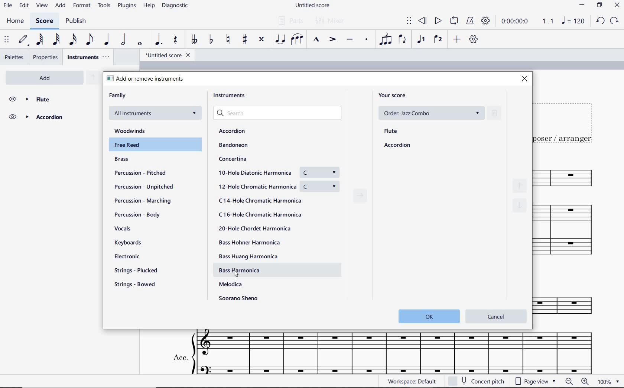 This screenshot has height=388, width=624. Describe the element at coordinates (165, 55) in the screenshot. I see `file name` at that location.